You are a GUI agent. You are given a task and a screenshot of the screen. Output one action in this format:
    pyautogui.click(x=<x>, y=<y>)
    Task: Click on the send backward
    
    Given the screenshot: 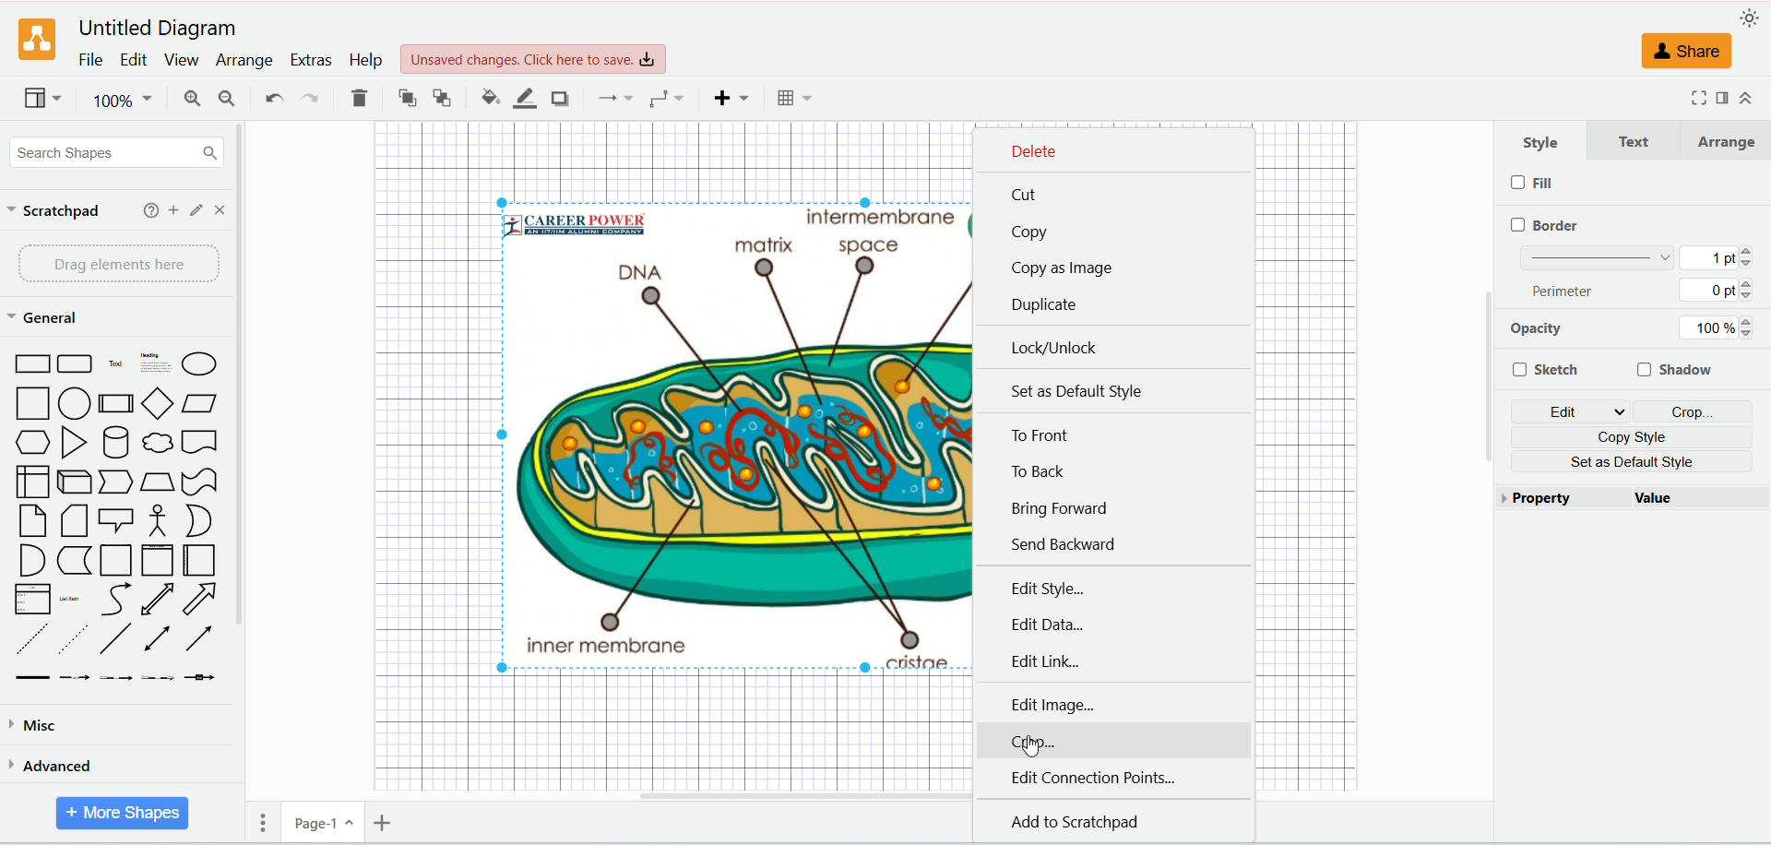 What is the action you would take?
    pyautogui.click(x=1064, y=542)
    